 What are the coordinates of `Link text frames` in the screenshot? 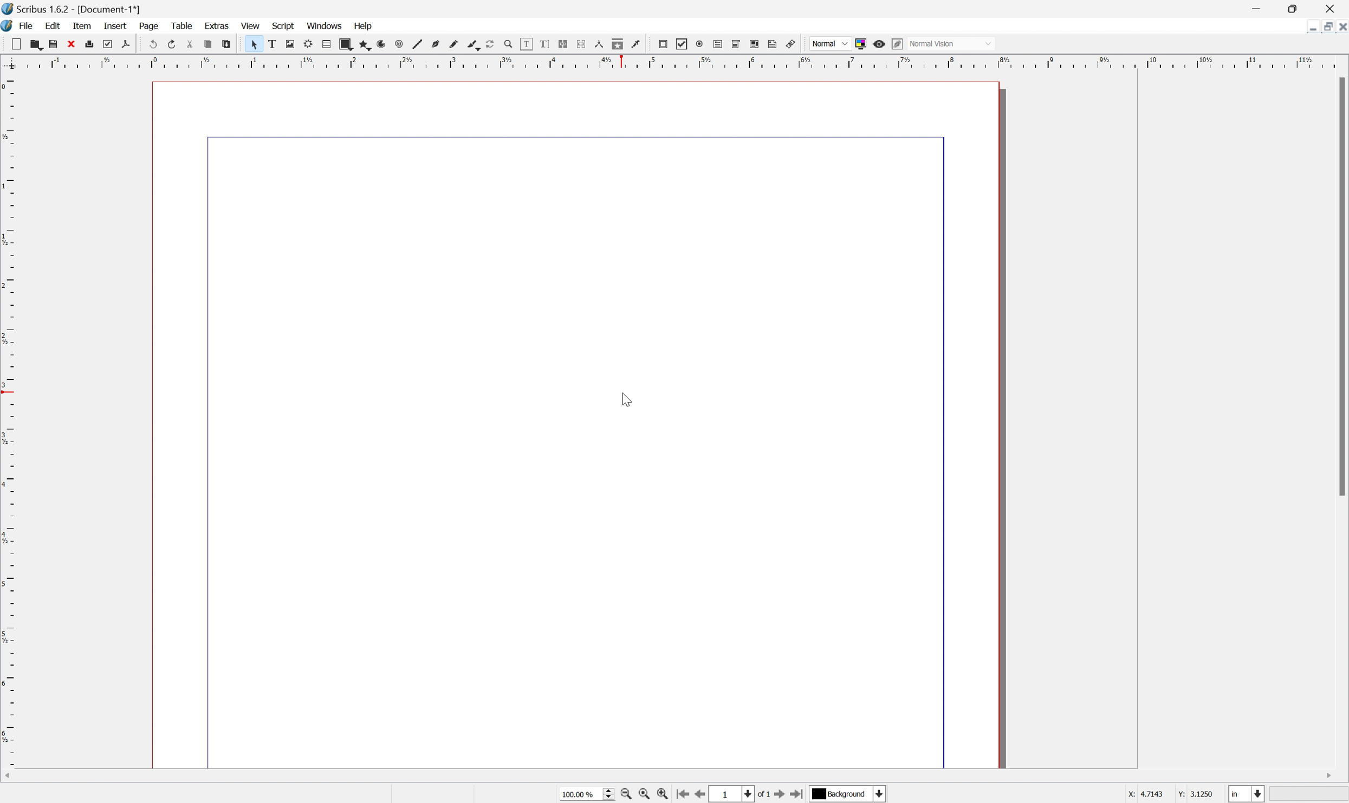 It's located at (565, 44).